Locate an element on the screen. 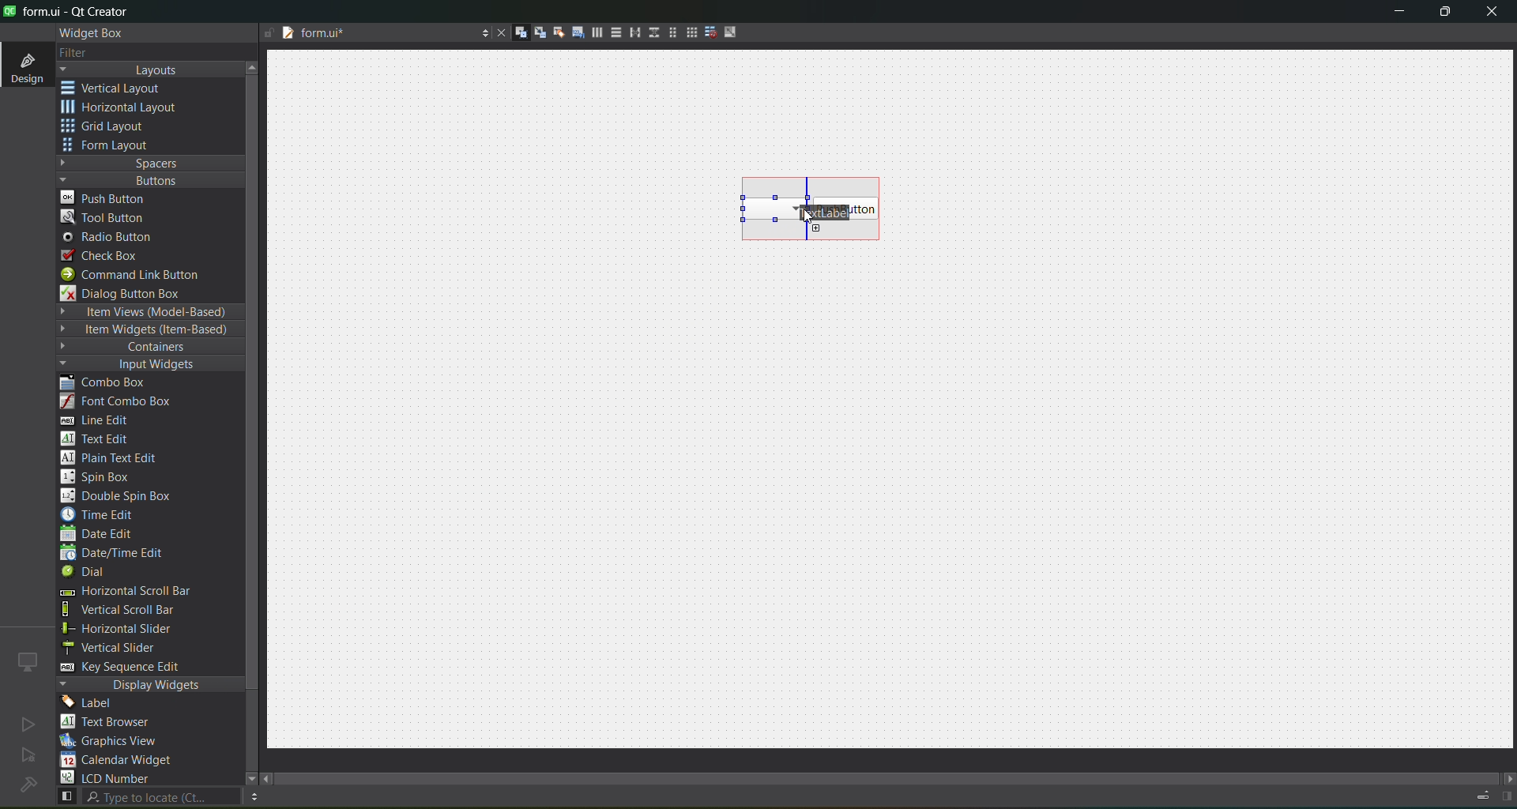 The height and width of the screenshot is (809, 1517). horizontal is located at coordinates (122, 110).